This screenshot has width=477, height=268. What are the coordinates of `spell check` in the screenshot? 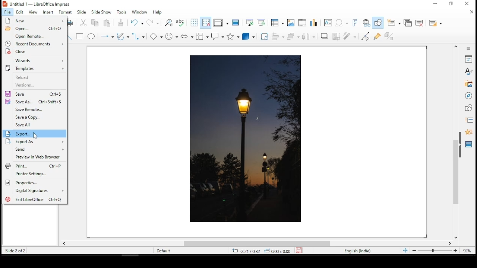 It's located at (181, 22).